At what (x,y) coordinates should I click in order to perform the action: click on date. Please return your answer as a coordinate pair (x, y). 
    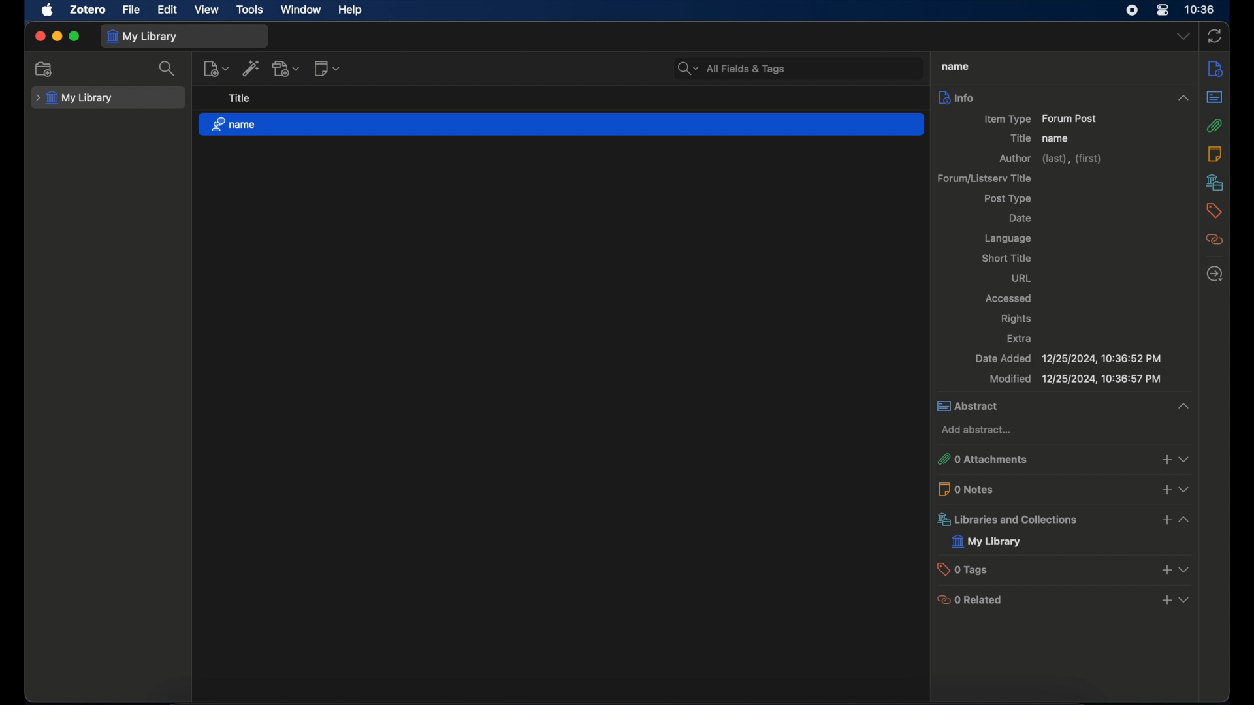
    Looking at the image, I should click on (1022, 217).